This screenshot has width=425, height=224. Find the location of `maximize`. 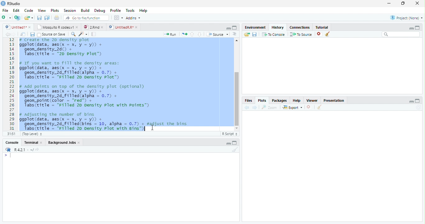

maximize is located at coordinates (235, 27).